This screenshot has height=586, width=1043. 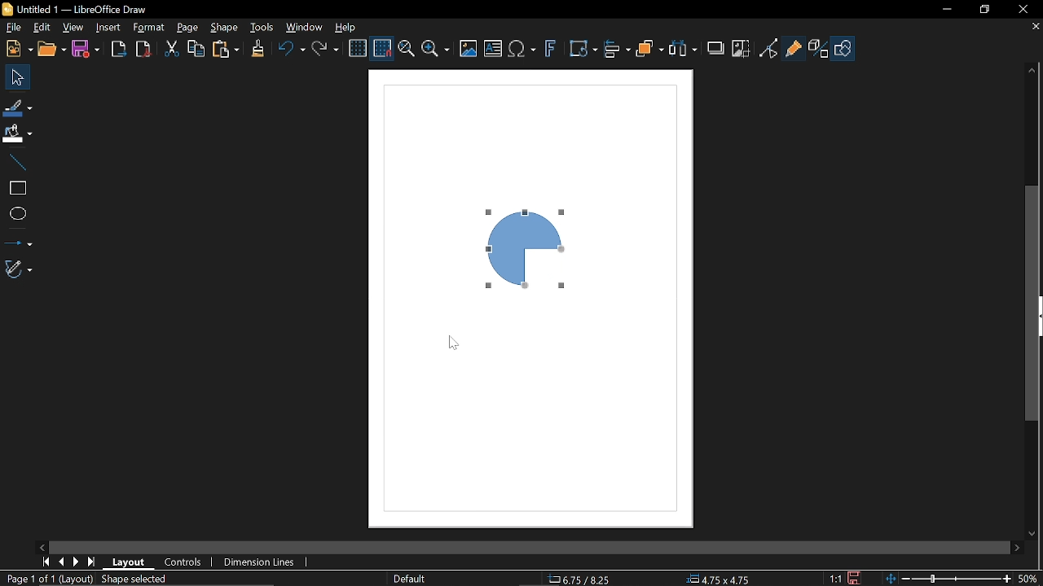 What do you see at coordinates (1033, 68) in the screenshot?
I see `Move up` at bounding box center [1033, 68].